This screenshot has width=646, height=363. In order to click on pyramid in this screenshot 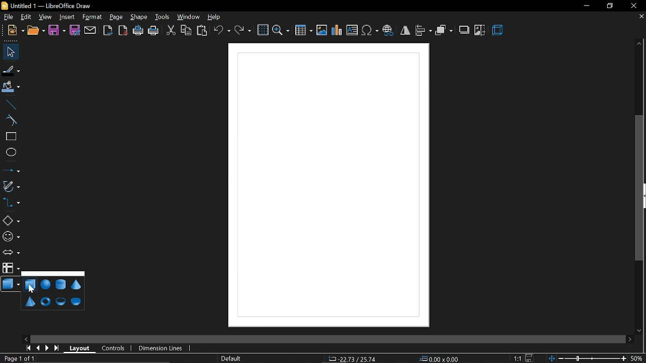, I will do `click(30, 302)`.